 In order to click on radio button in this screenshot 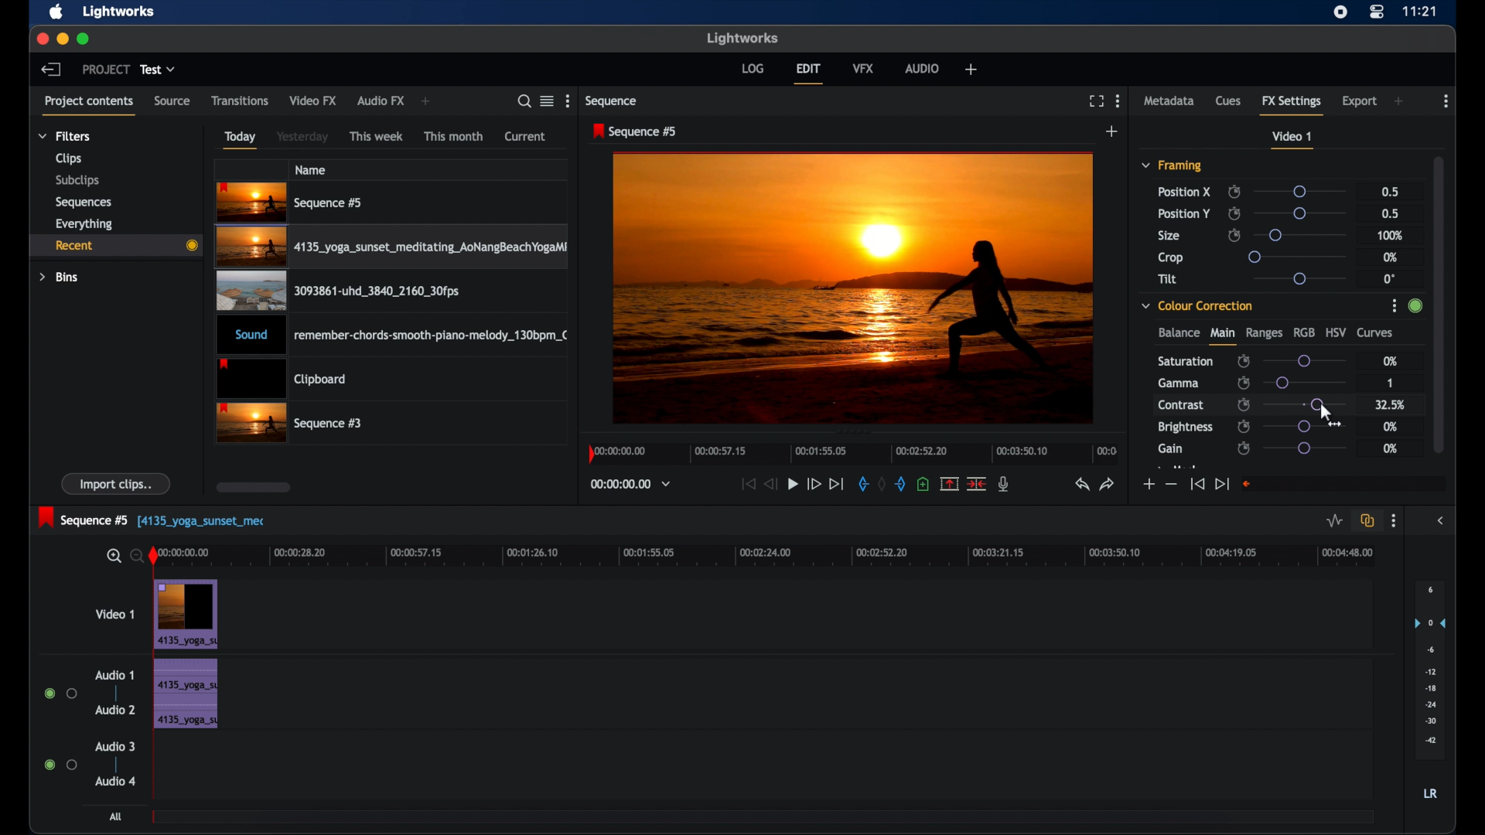, I will do `click(60, 764)`.